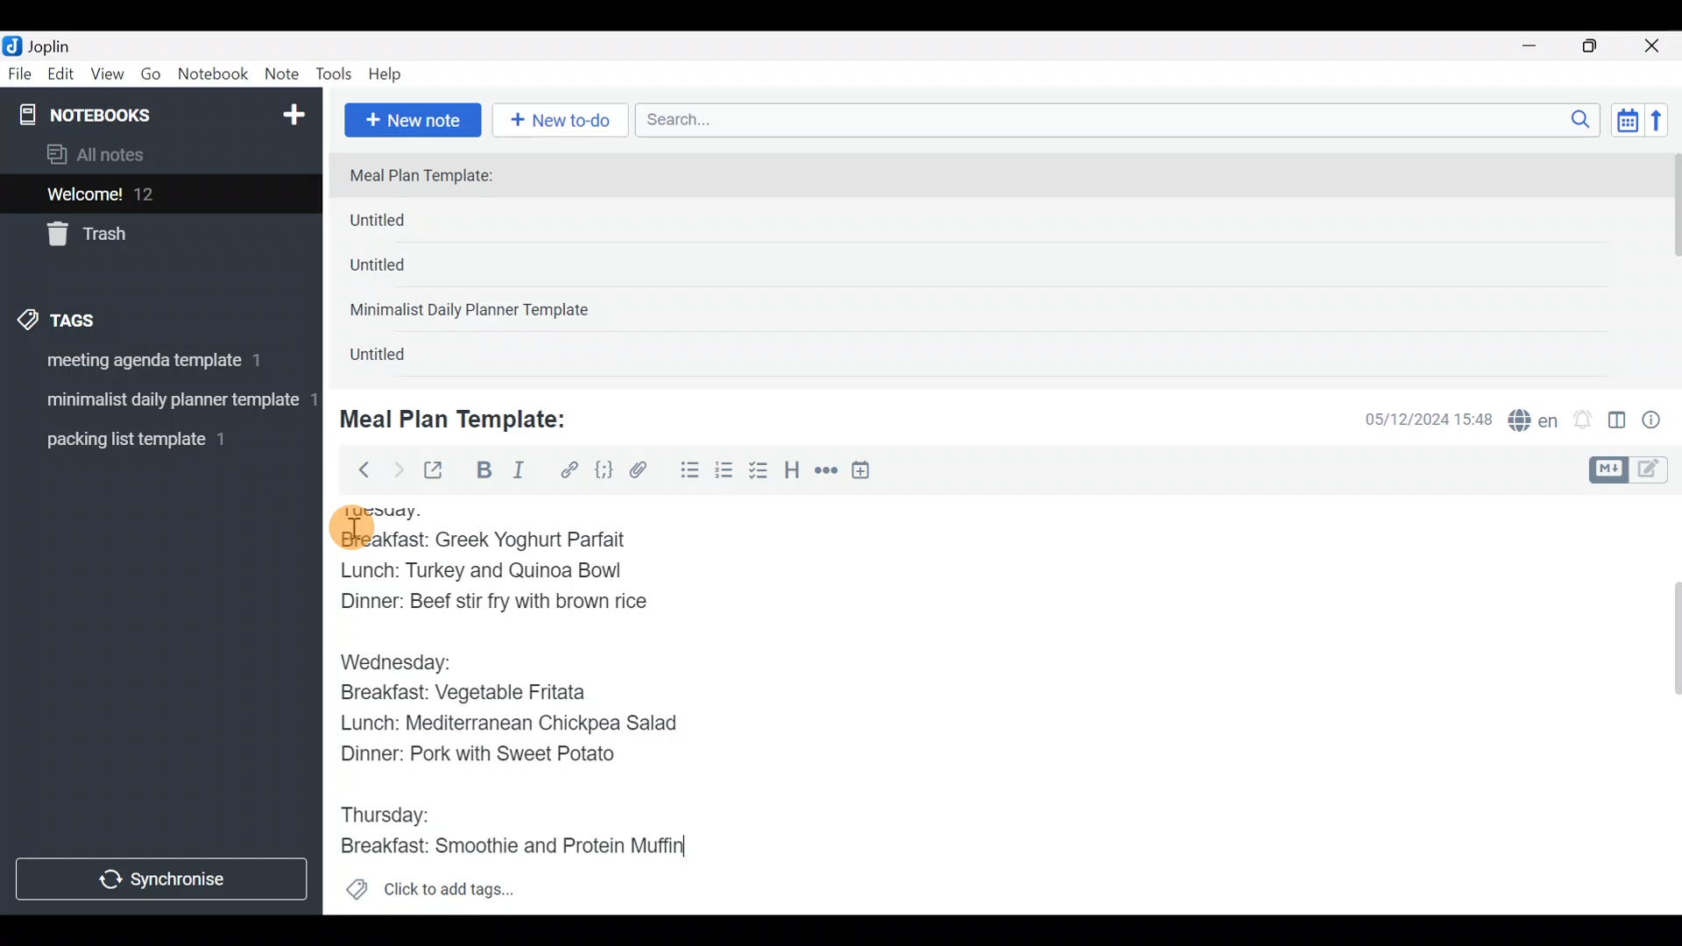 The height and width of the screenshot is (946, 1682). Describe the element at coordinates (401, 664) in the screenshot. I see `Wednesday:` at that location.